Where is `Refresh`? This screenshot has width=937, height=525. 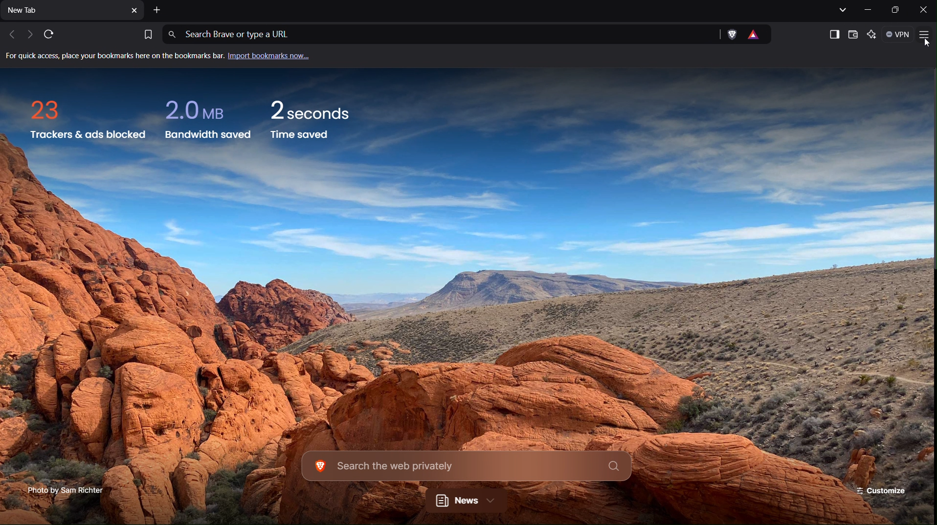 Refresh is located at coordinates (51, 33).